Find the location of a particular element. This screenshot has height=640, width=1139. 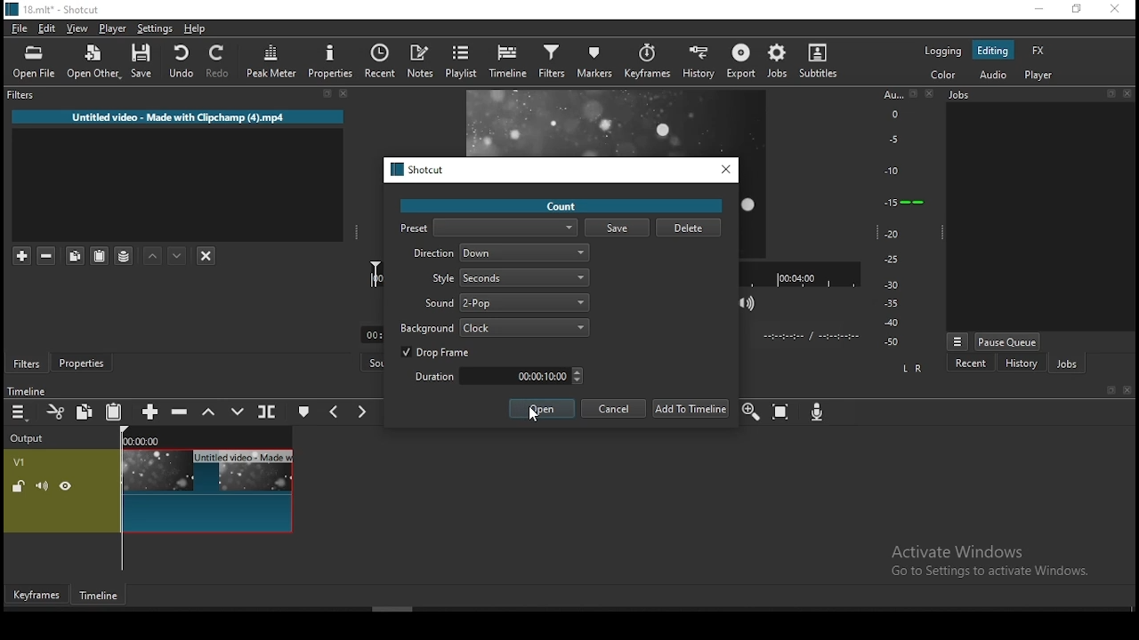

close window is located at coordinates (728, 170).